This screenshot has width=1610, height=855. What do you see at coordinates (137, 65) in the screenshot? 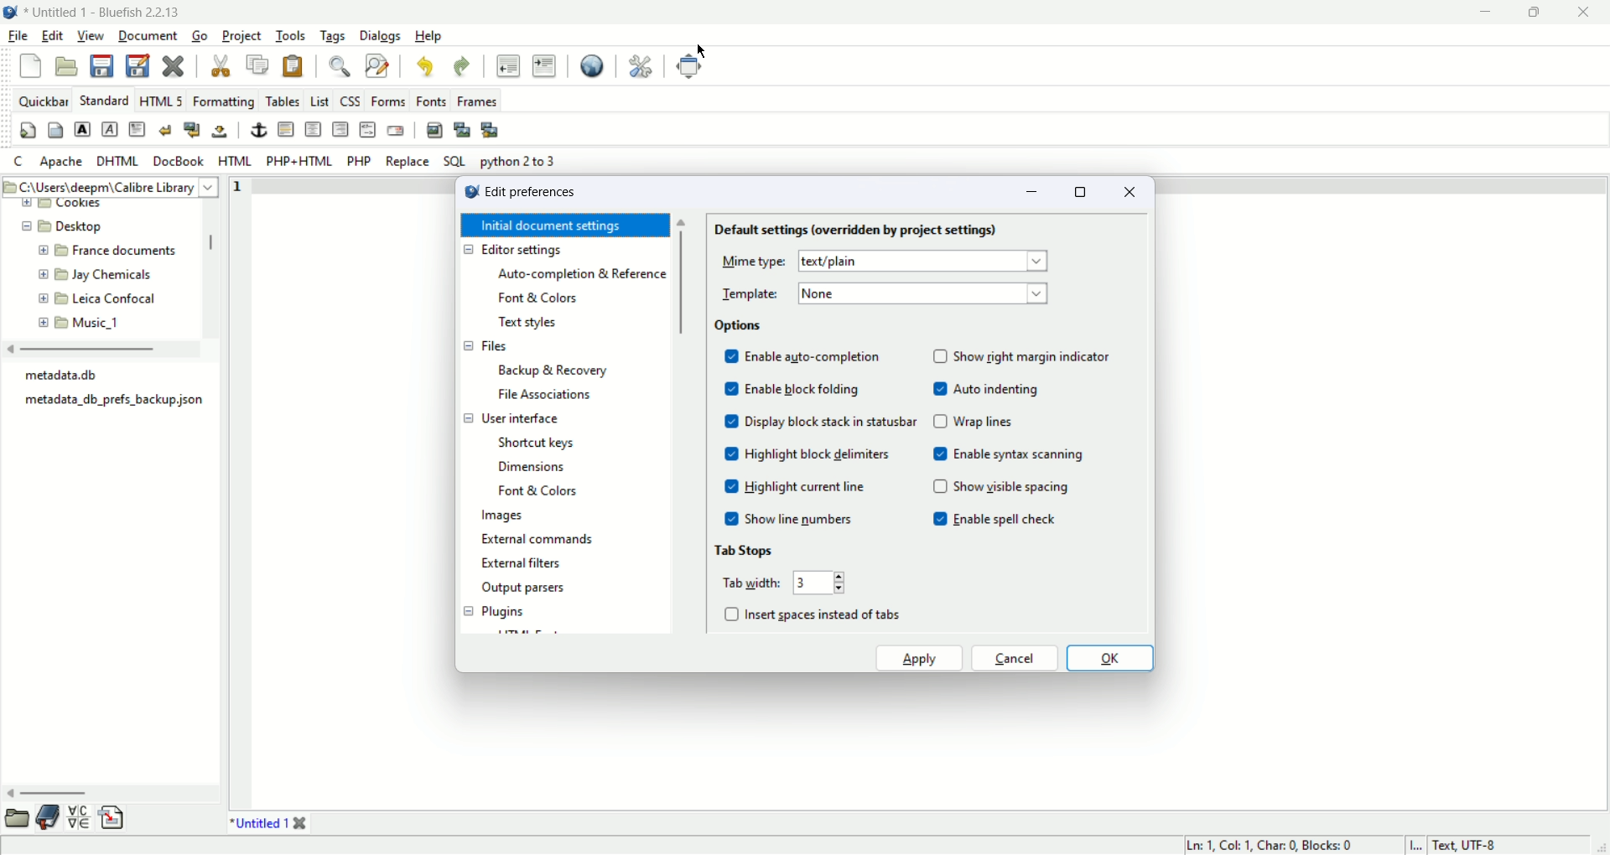
I see `save as` at bounding box center [137, 65].